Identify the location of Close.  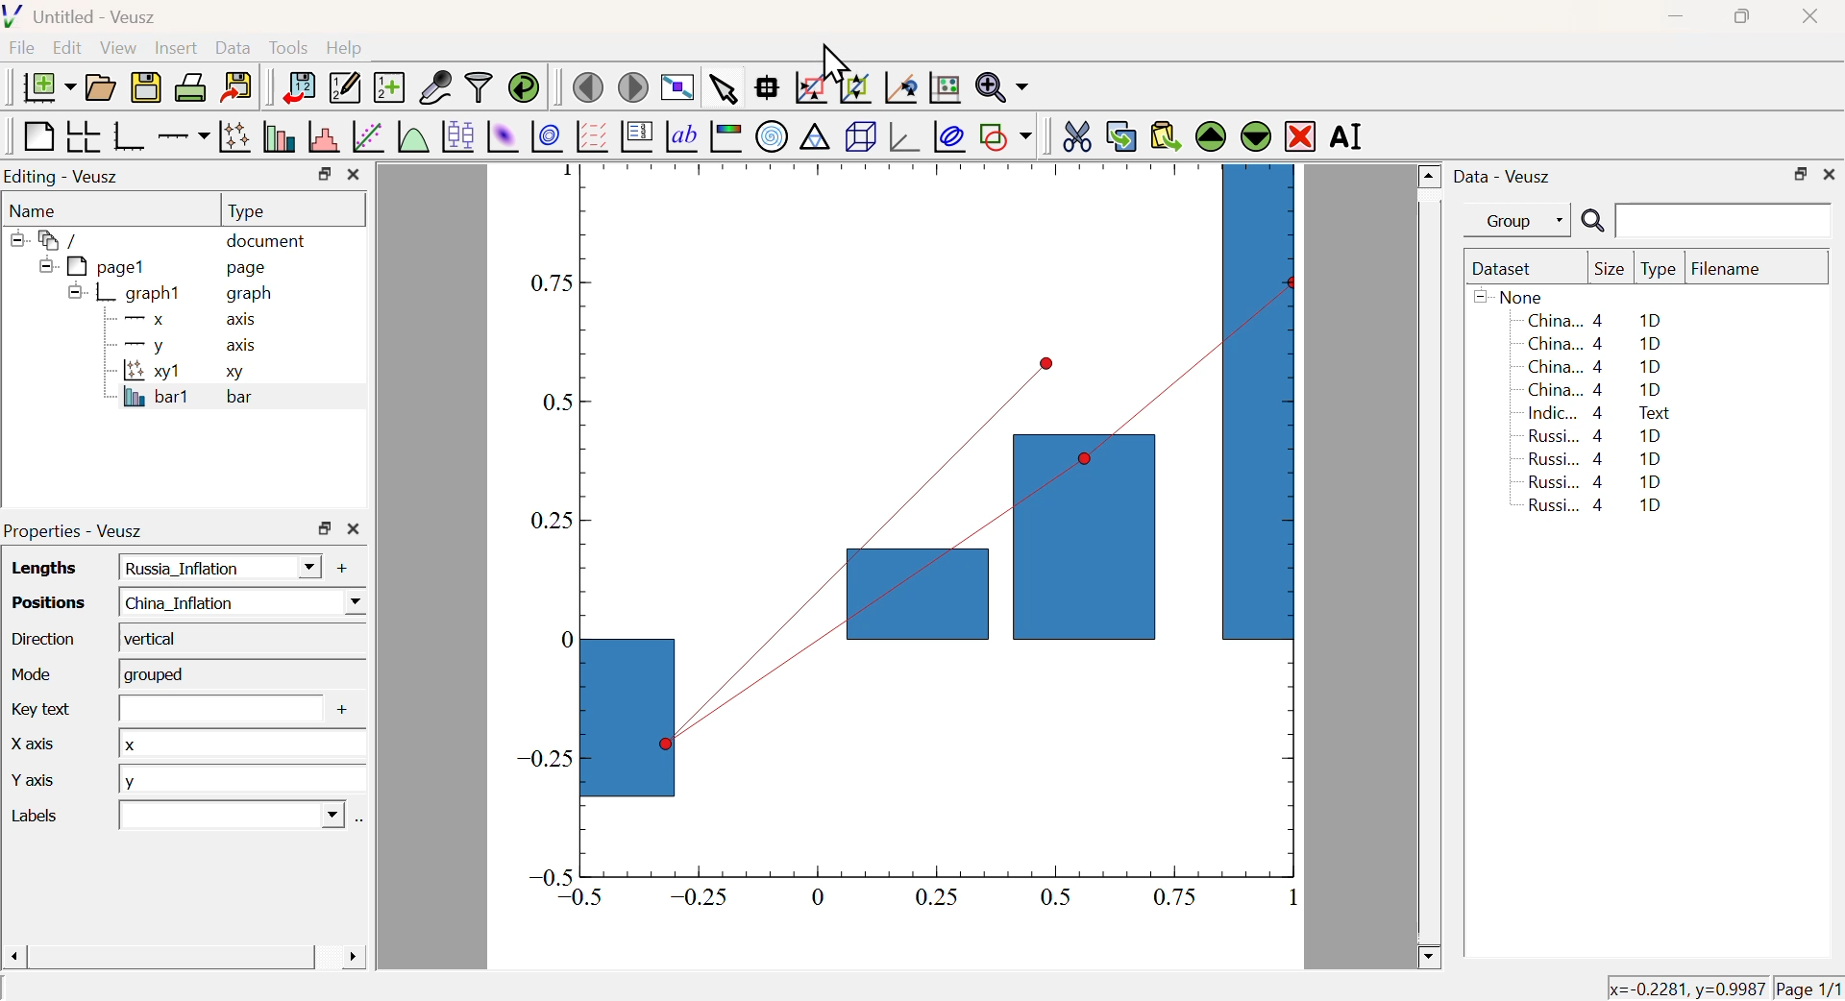
(1807, 18).